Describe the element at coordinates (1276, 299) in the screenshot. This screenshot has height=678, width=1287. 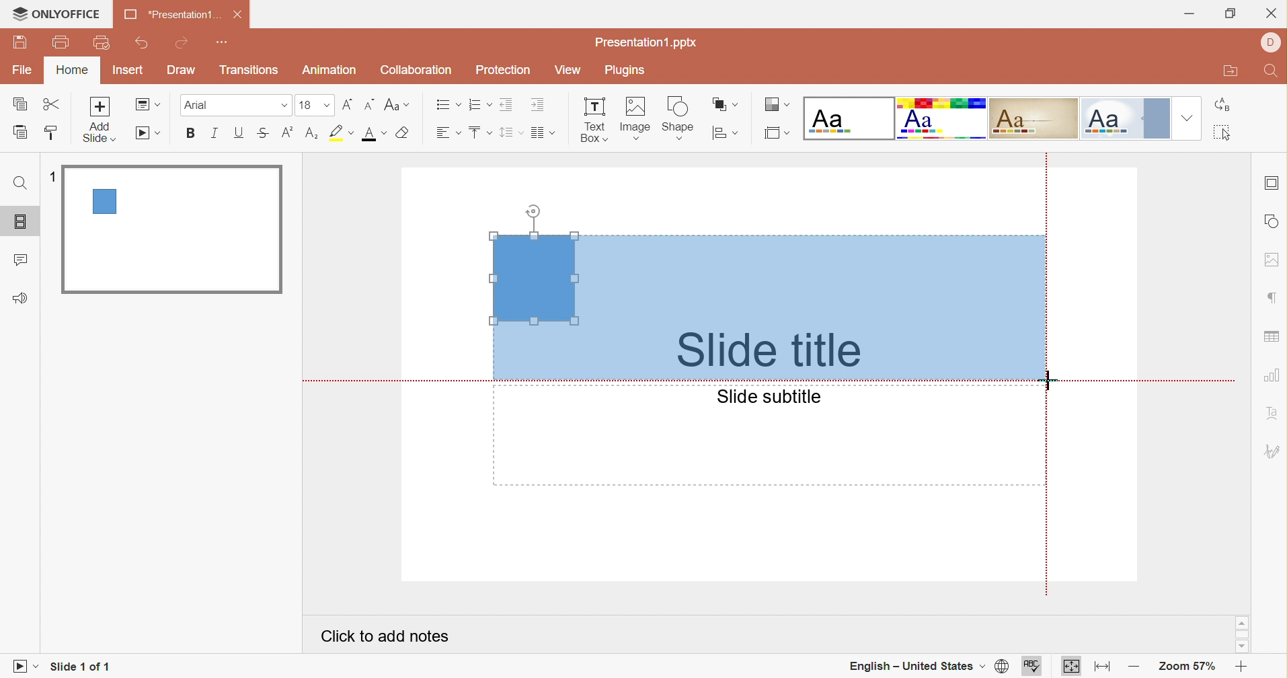
I see `Paragraph settings` at that location.